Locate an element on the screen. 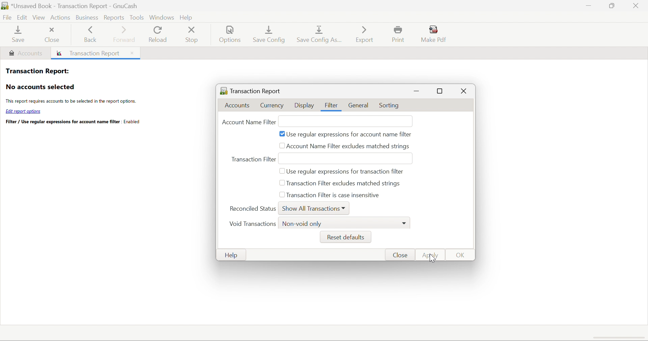 This screenshot has height=341, width=648. Save config As... is located at coordinates (321, 35).